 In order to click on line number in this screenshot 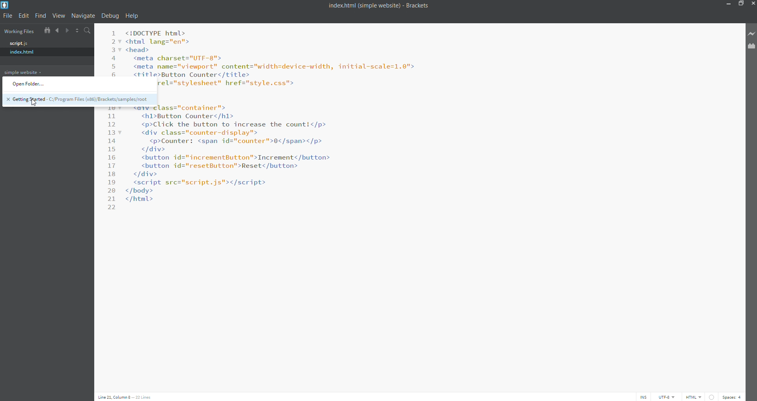, I will do `click(109, 51)`.